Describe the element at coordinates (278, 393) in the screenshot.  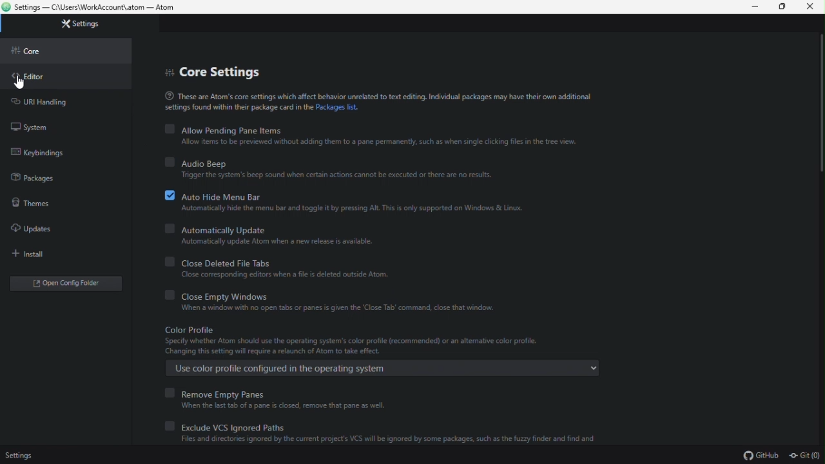
I see ` remove empty pane` at that location.